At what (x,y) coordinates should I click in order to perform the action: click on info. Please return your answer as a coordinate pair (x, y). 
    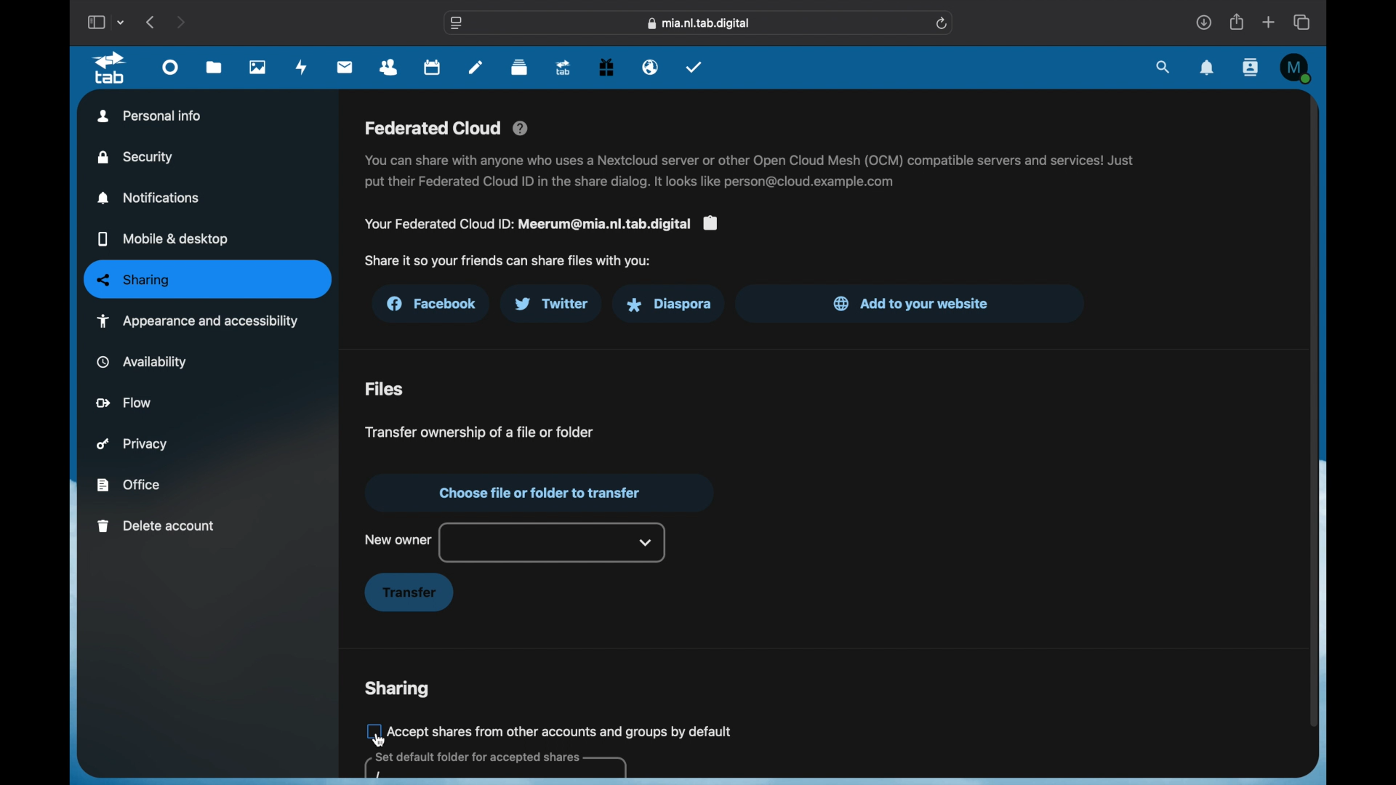
    Looking at the image, I should click on (751, 172).